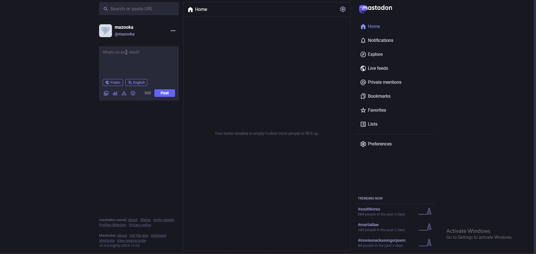 The image size is (536, 254). I want to click on language, so click(137, 82).